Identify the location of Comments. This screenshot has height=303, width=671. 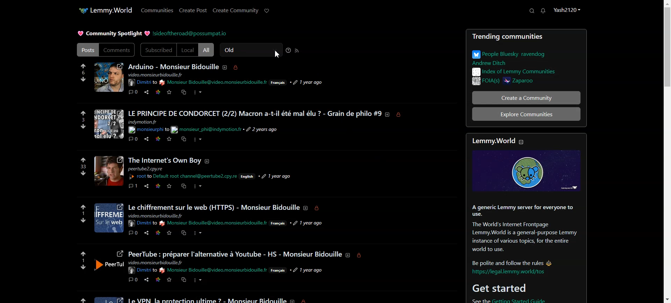
(117, 50).